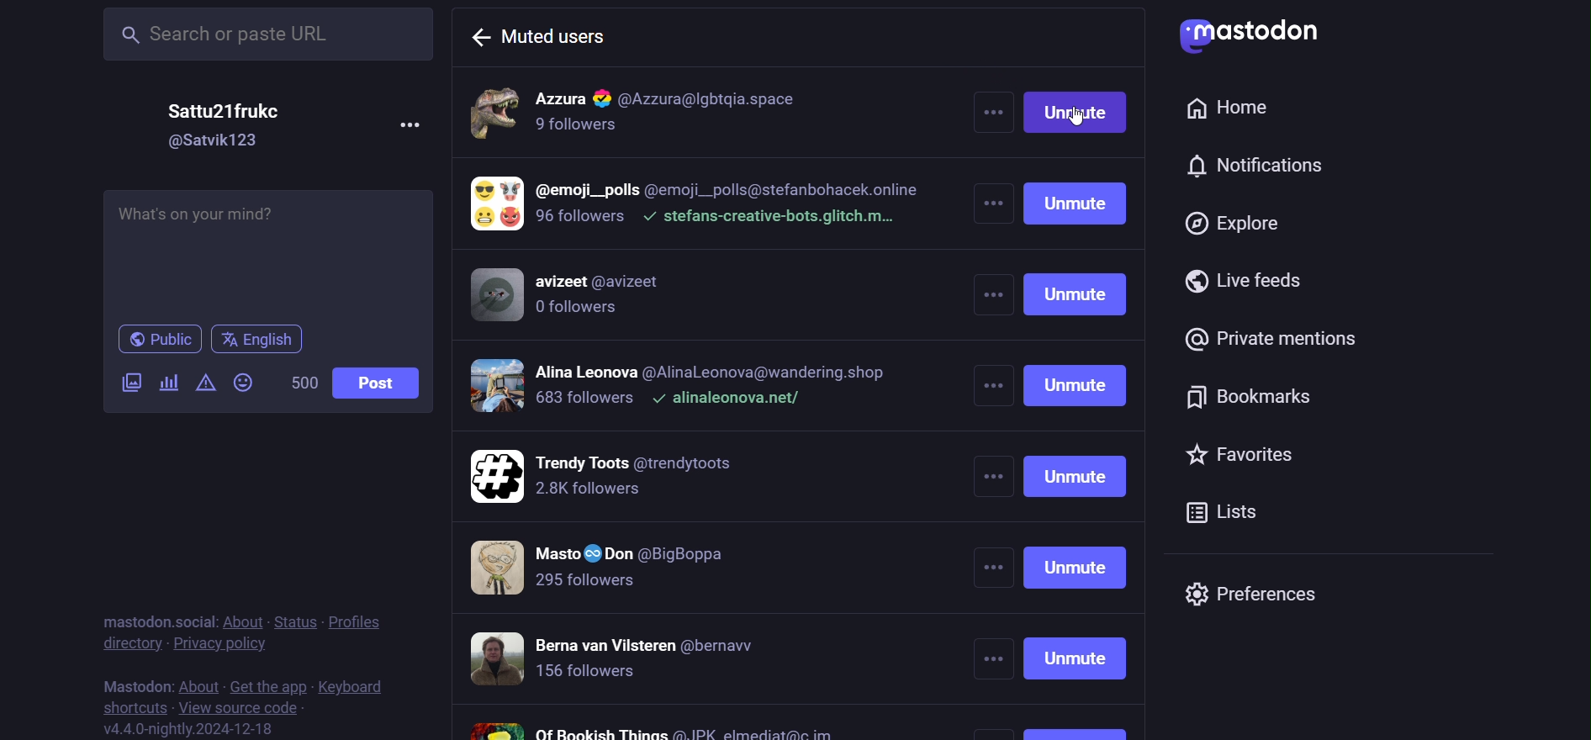  Describe the element at coordinates (1261, 595) in the screenshot. I see `preferences` at that location.